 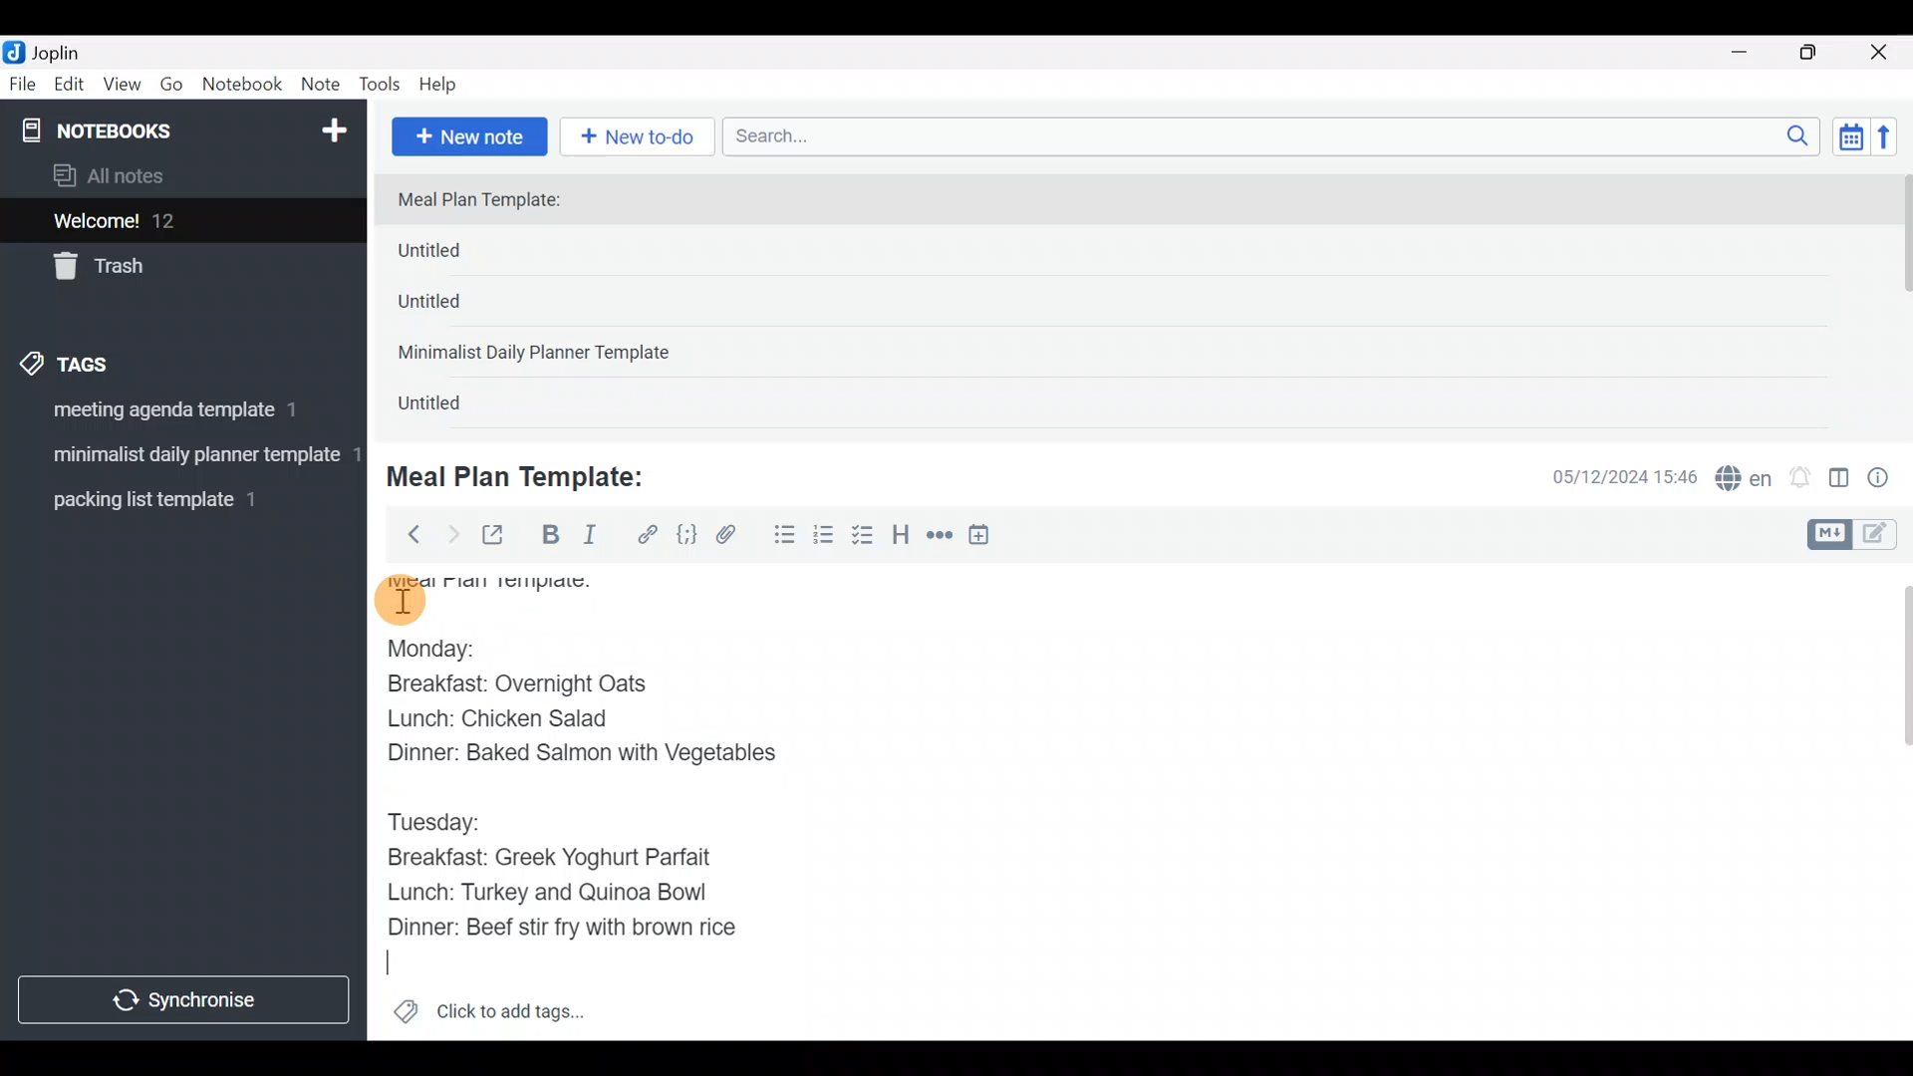 What do you see at coordinates (186, 999) in the screenshot?
I see `Synchronize` at bounding box center [186, 999].